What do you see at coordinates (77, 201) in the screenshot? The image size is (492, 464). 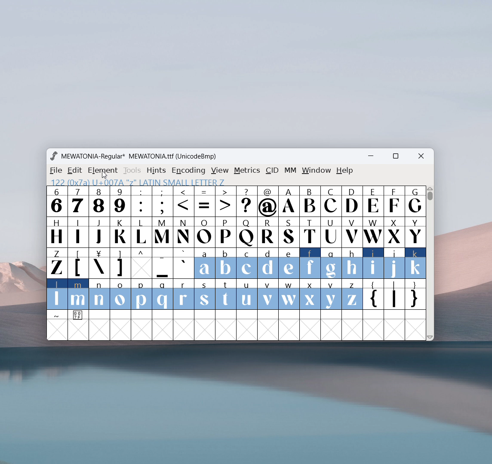 I see `7` at bounding box center [77, 201].